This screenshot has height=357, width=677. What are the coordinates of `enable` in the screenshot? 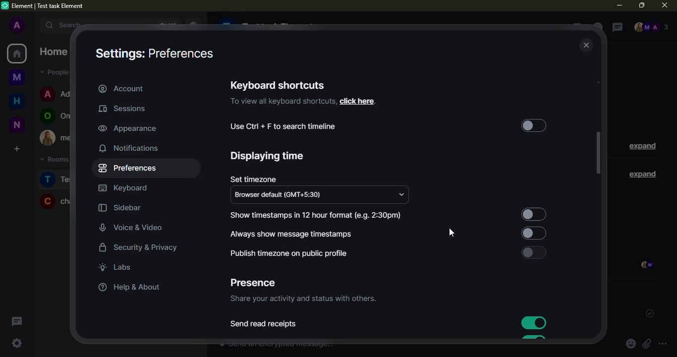 It's located at (533, 252).